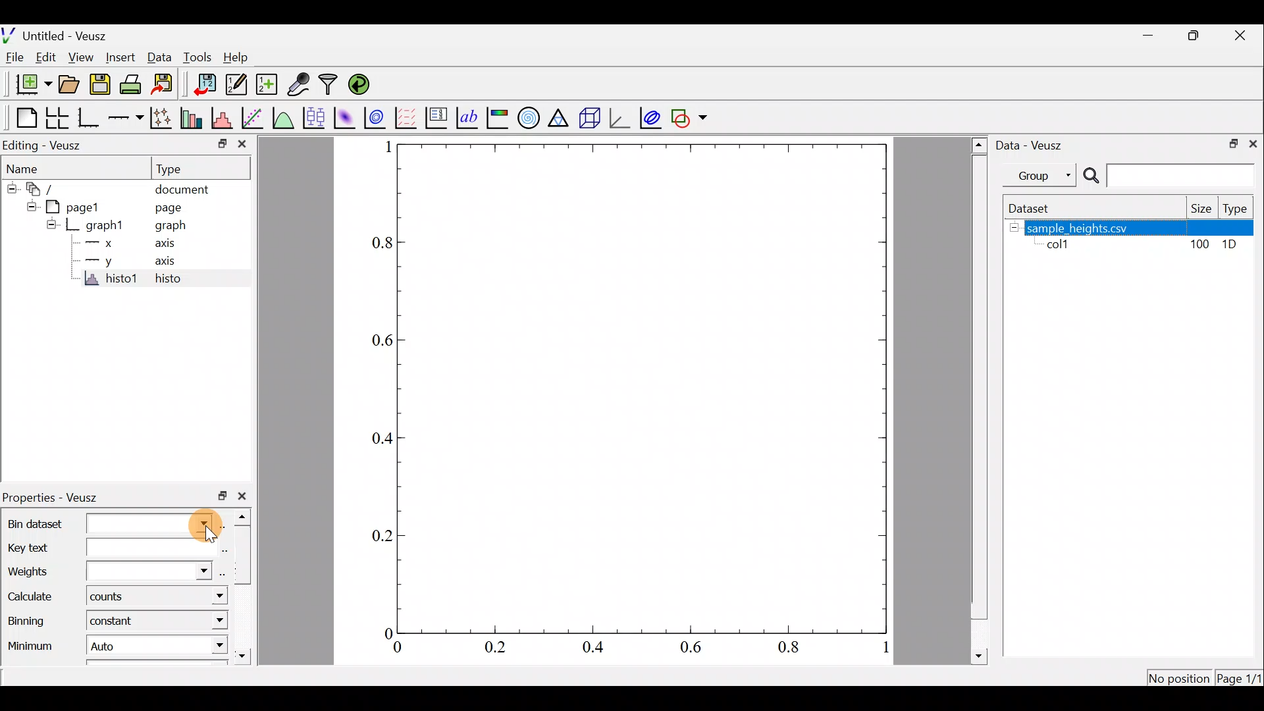  What do you see at coordinates (594, 648) in the screenshot?
I see `0.4` at bounding box center [594, 648].